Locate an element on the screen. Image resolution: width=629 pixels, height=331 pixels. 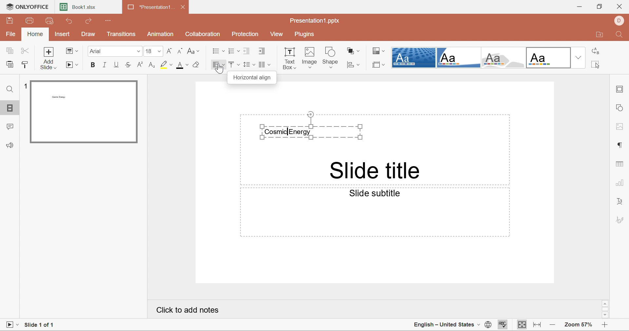
*Presentation1 is located at coordinates (152, 8).